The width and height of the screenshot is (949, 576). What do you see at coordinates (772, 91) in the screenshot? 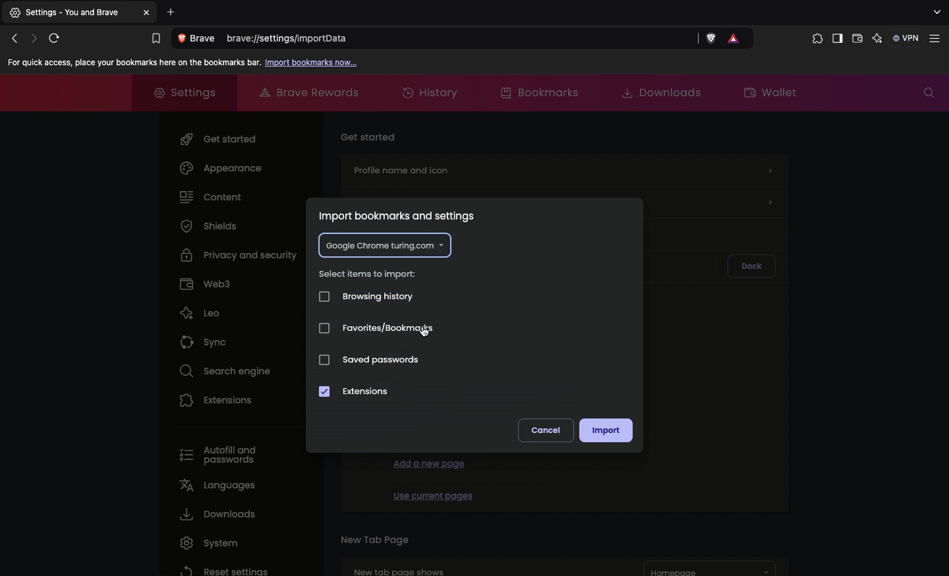
I see `Wallet` at bounding box center [772, 91].